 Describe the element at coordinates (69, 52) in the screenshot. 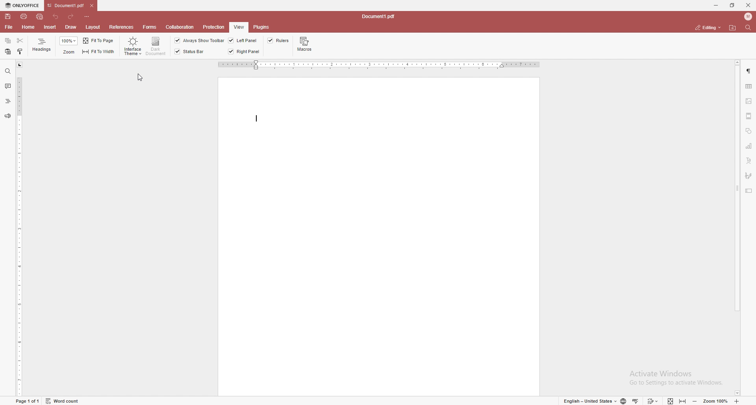

I see `zoom` at that location.